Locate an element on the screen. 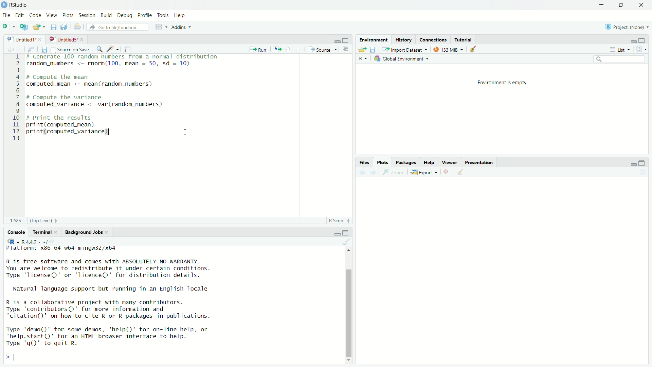 The image size is (652, 367). file is located at coordinates (6, 16).